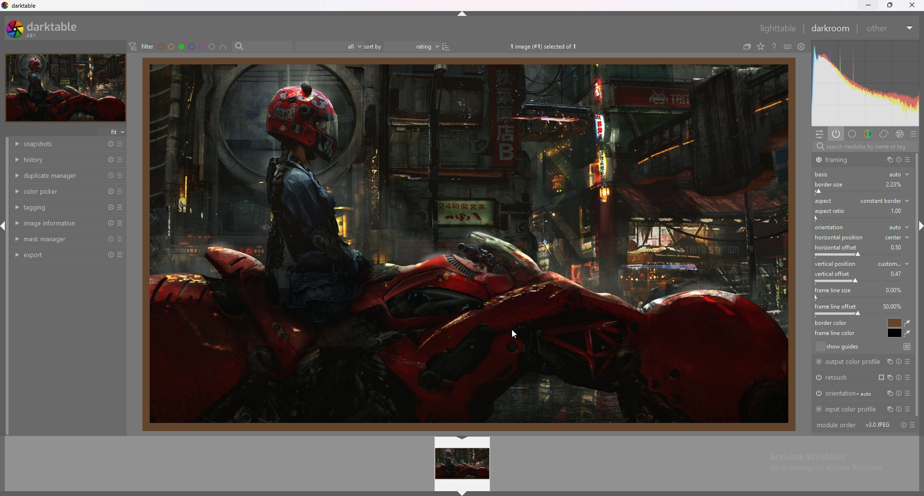 The height and width of the screenshot is (496, 924). Describe the element at coordinates (843, 184) in the screenshot. I see `border size` at that location.